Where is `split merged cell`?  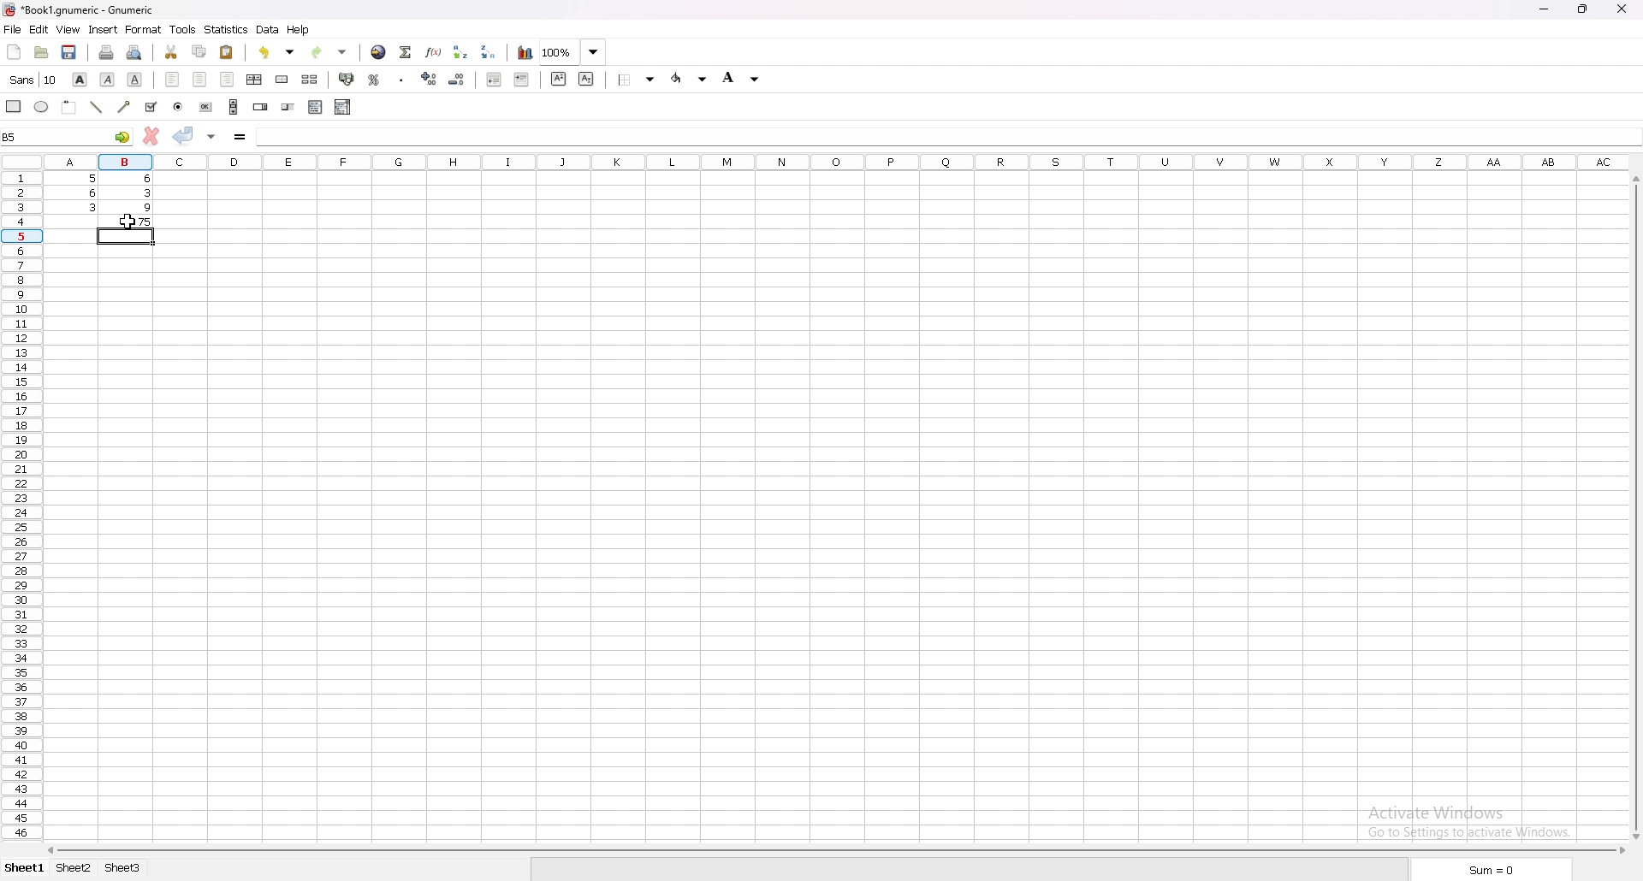 split merged cell is located at coordinates (309, 80).